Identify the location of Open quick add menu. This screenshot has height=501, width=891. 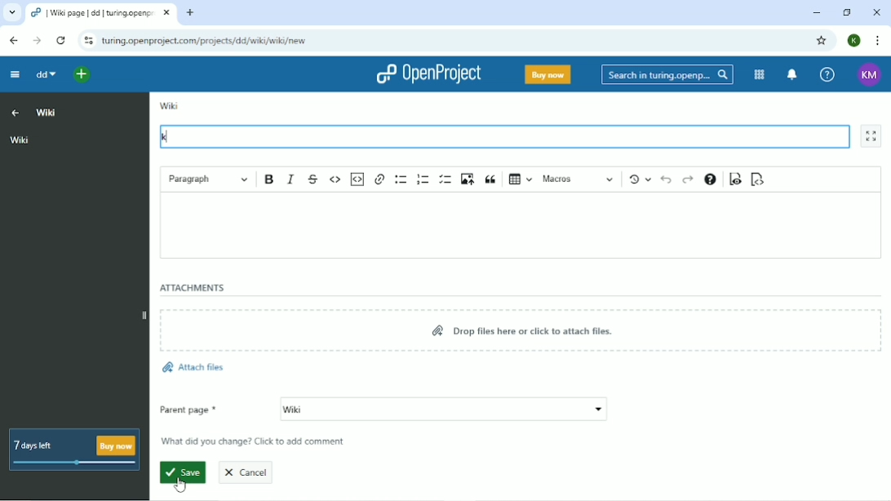
(82, 76).